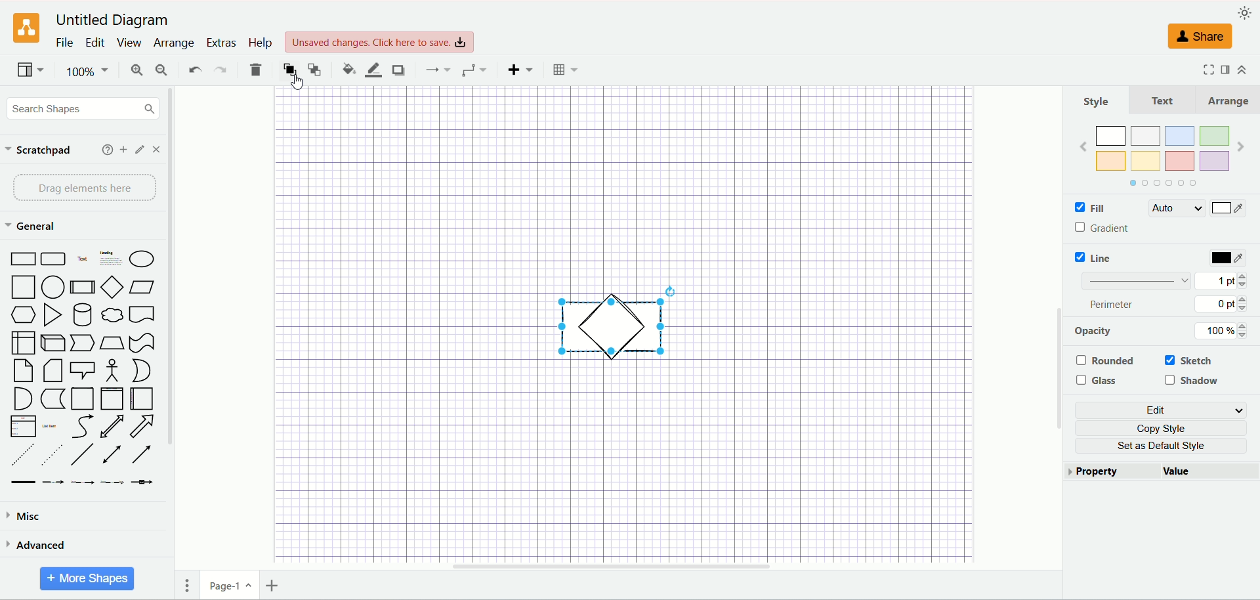  What do you see at coordinates (30, 70) in the screenshot?
I see `view` at bounding box center [30, 70].